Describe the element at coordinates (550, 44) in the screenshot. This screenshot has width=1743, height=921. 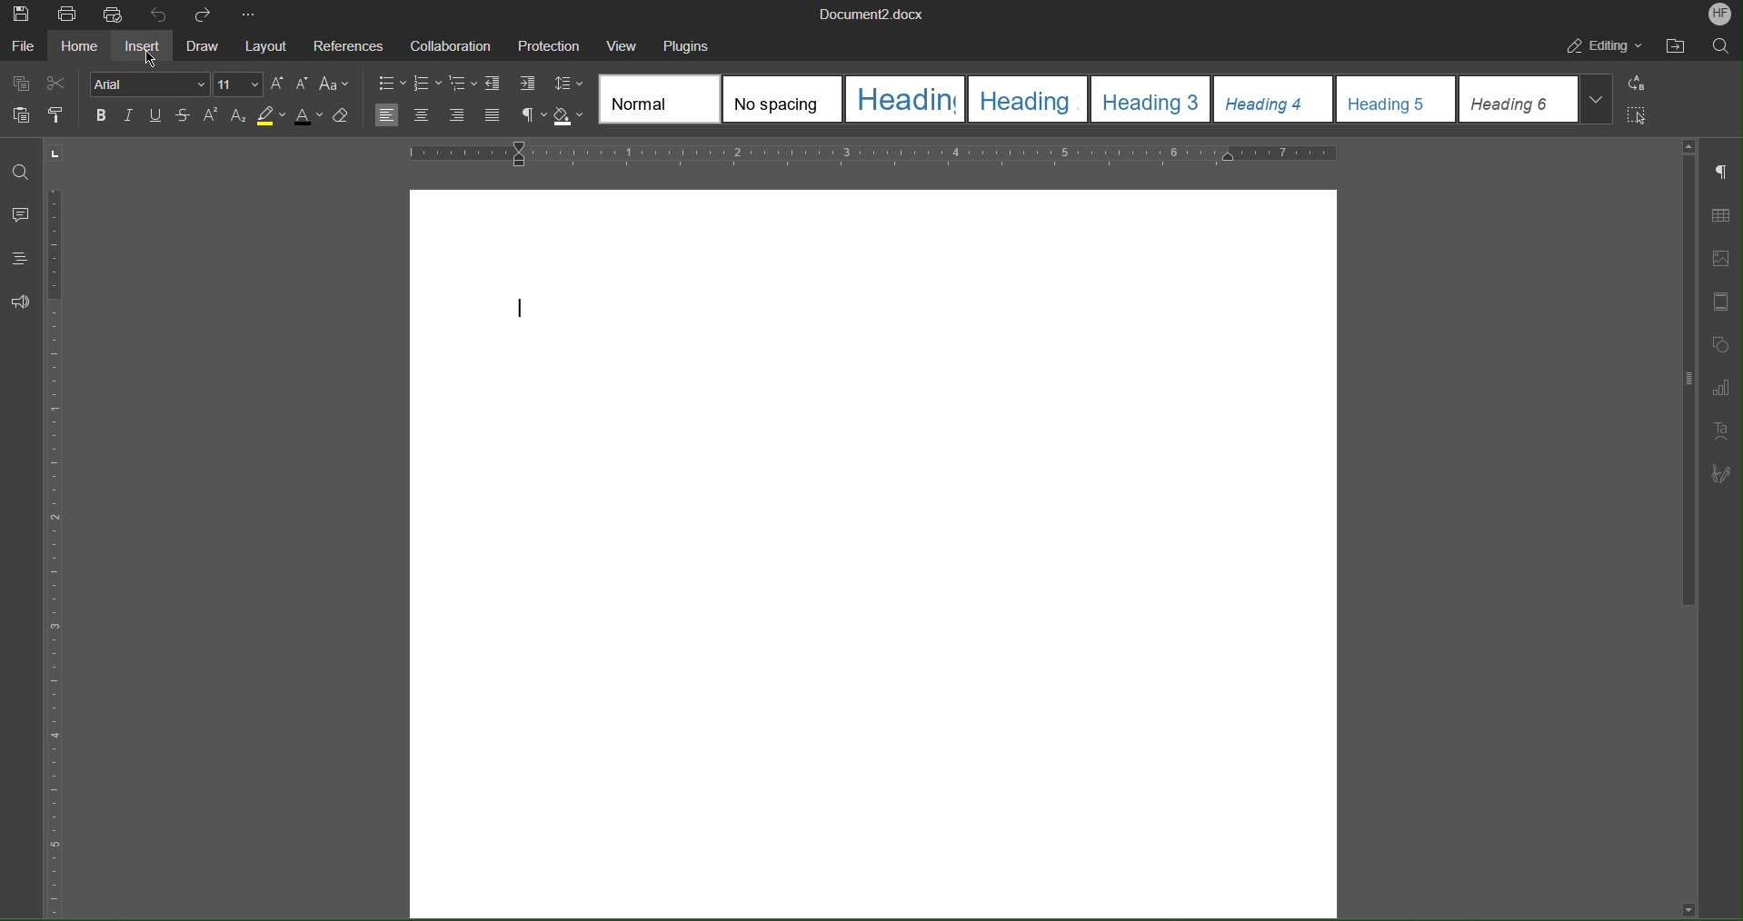
I see `Protection` at that location.